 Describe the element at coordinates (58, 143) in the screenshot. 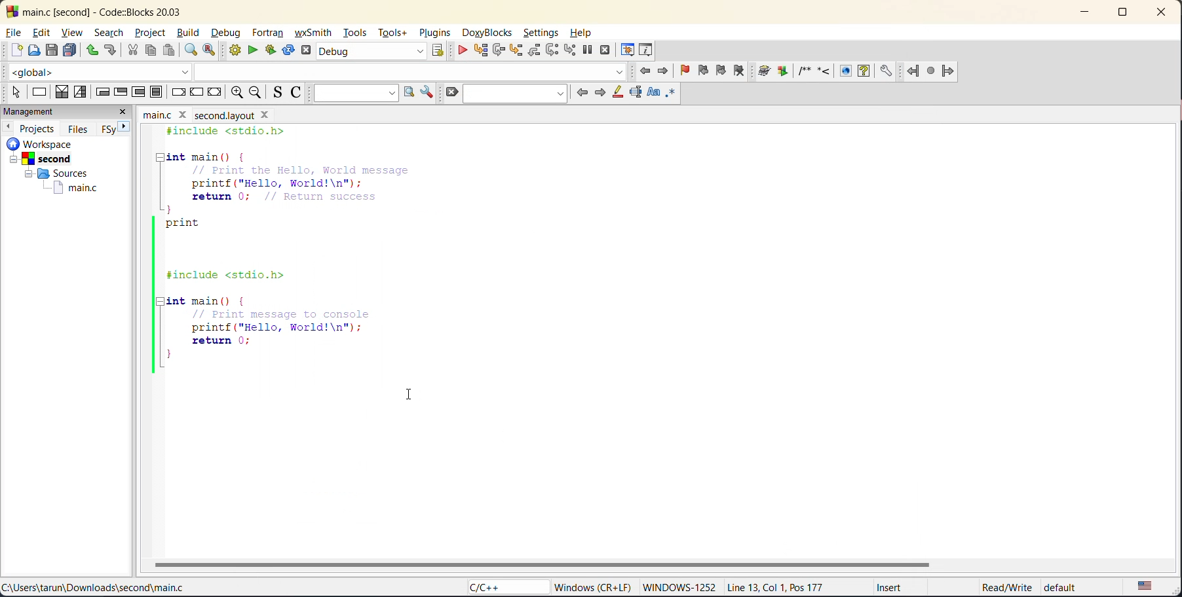

I see `workspace` at that location.